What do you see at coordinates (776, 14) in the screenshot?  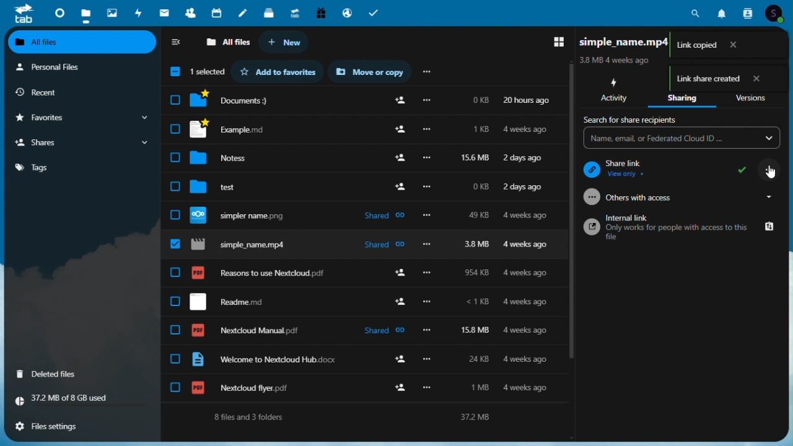 I see `Account icon` at bounding box center [776, 14].